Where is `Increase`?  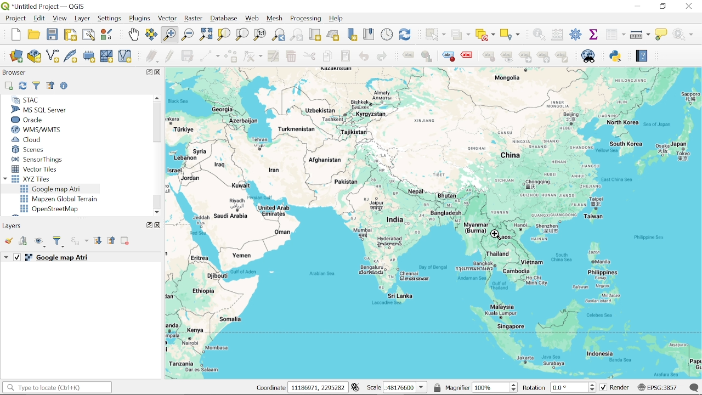
Increase is located at coordinates (516, 383).